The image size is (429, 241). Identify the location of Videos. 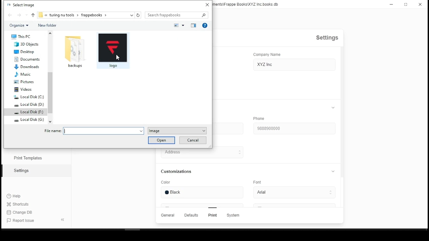
(23, 89).